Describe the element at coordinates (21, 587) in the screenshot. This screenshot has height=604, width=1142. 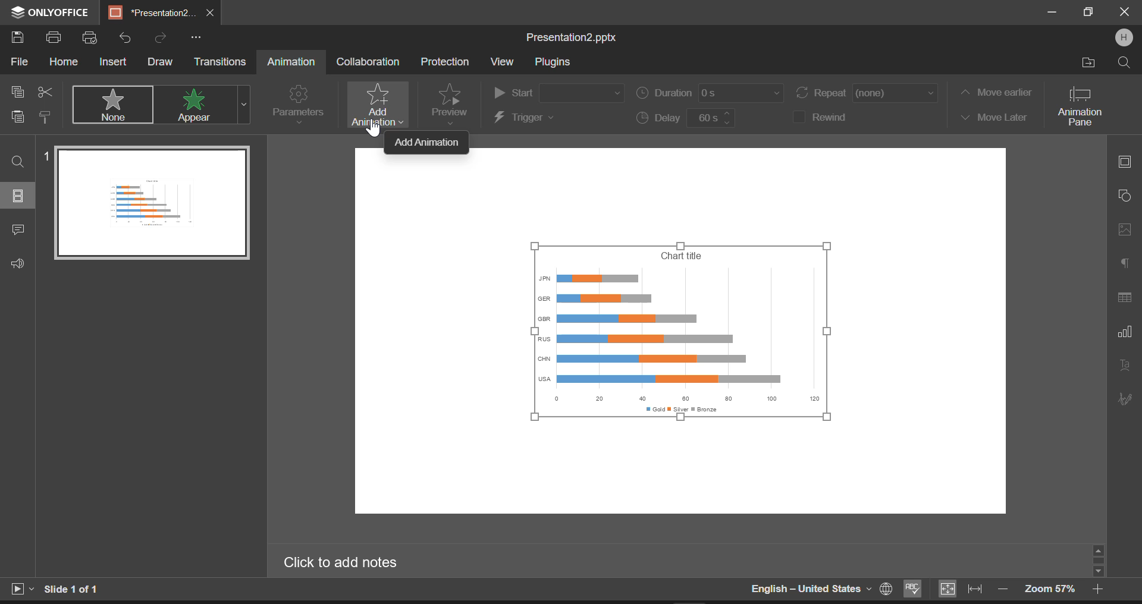
I see `Start Slideshow` at that location.